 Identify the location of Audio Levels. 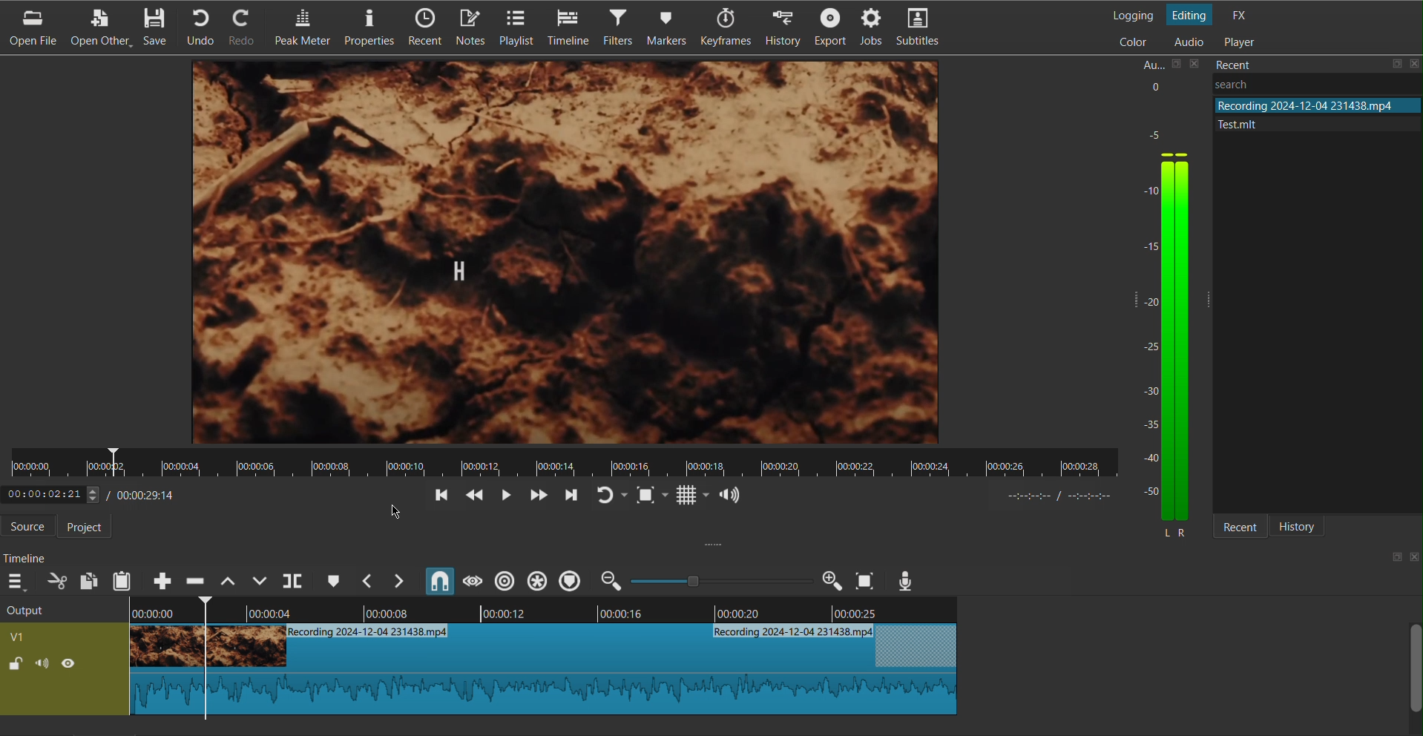
(1170, 309).